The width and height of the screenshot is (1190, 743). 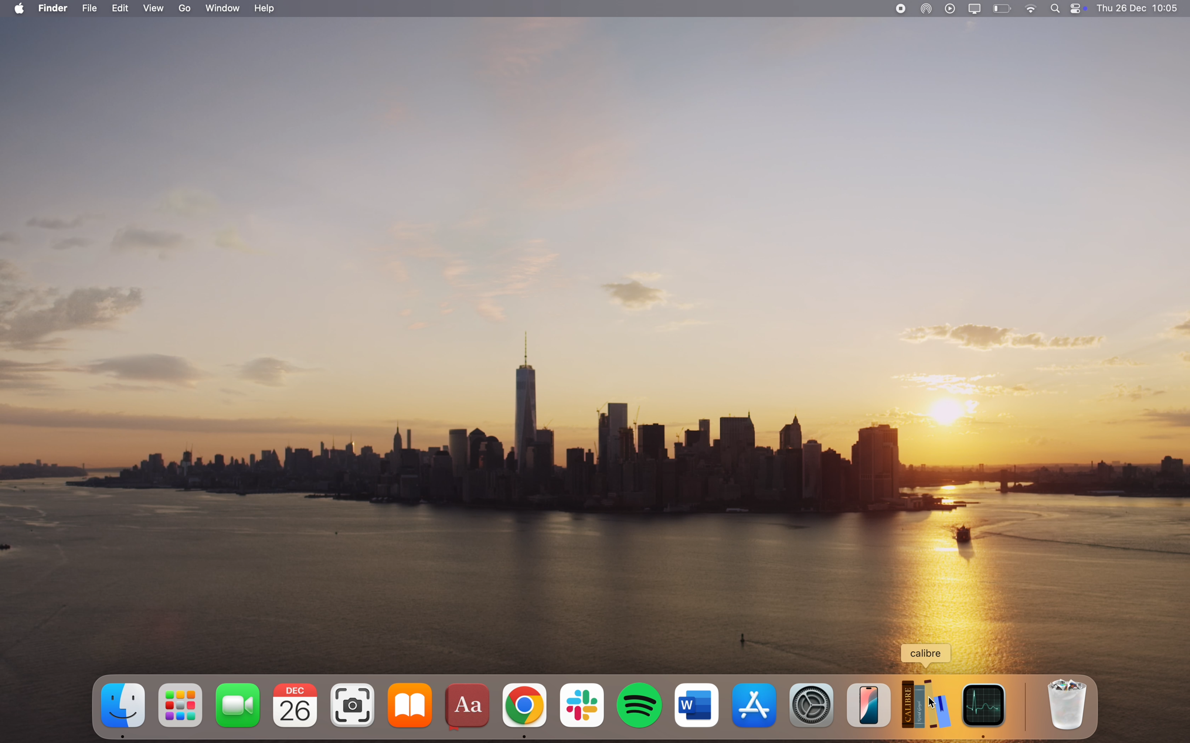 What do you see at coordinates (223, 8) in the screenshot?
I see `window` at bounding box center [223, 8].